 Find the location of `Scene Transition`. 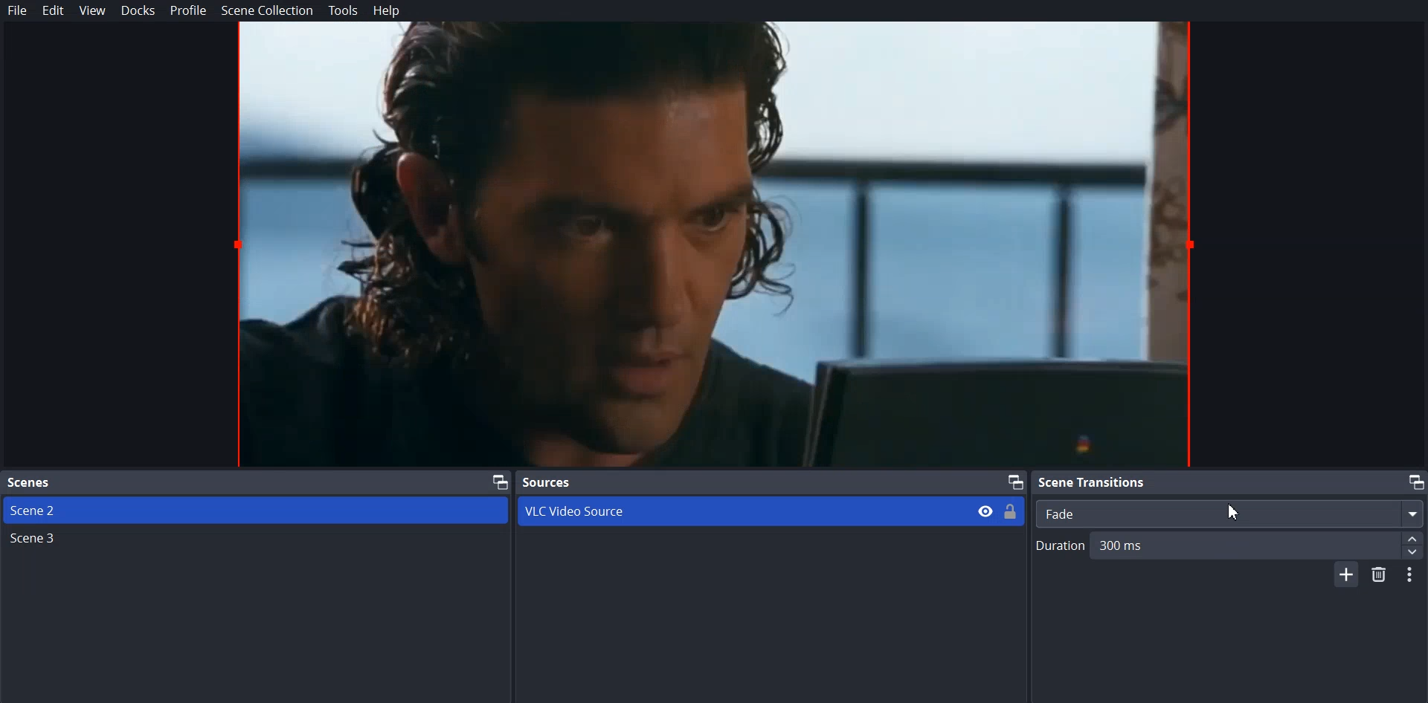

Scene Transition is located at coordinates (1228, 482).